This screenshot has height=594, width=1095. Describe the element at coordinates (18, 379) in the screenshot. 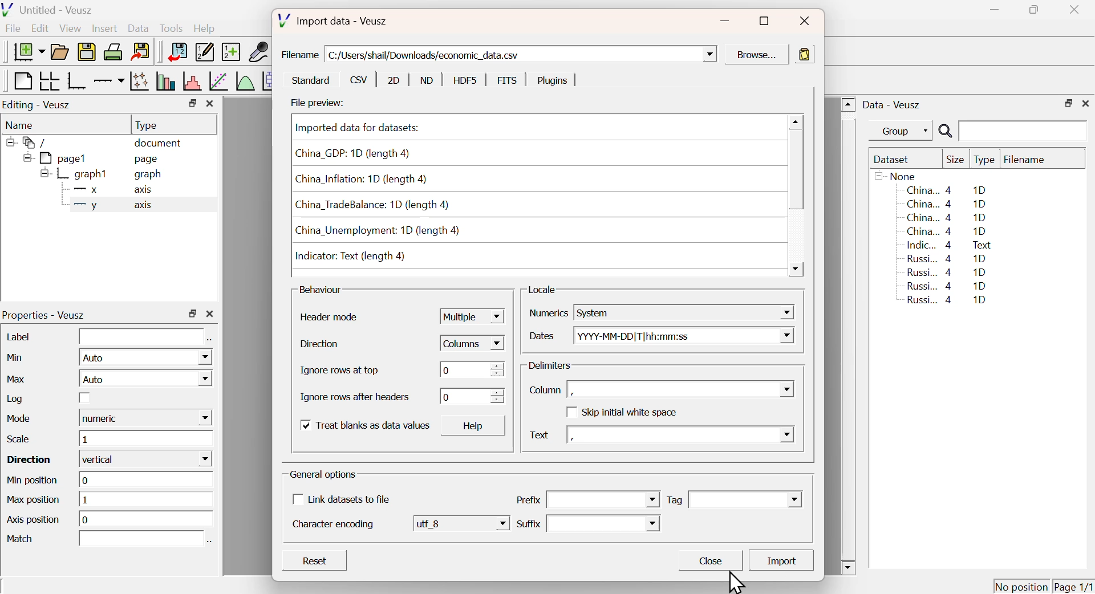

I see `Max` at that location.